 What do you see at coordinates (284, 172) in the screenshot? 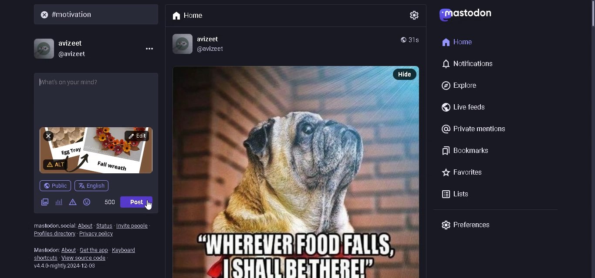
I see `post with image` at bounding box center [284, 172].